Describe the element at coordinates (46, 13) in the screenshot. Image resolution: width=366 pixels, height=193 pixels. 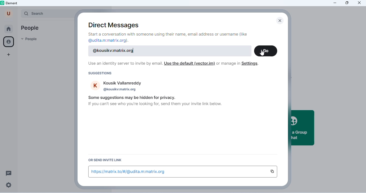
I see `search` at that location.